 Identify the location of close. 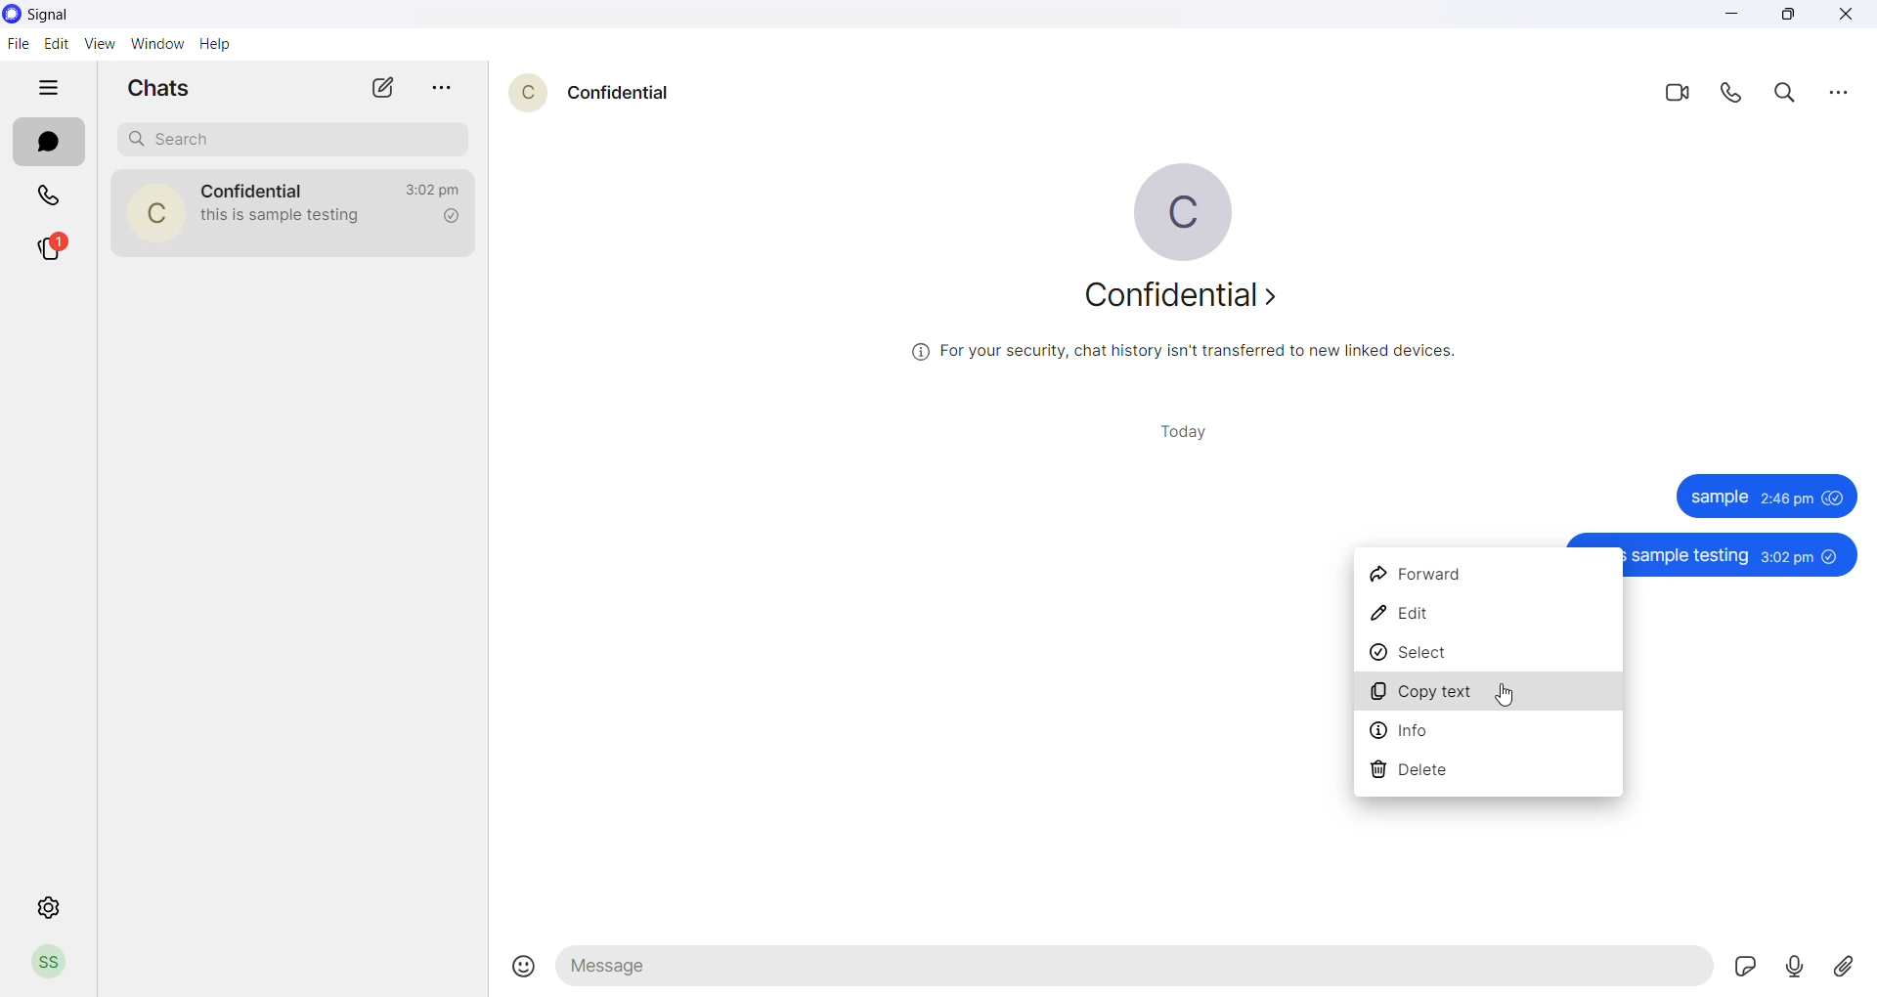
(1849, 16).